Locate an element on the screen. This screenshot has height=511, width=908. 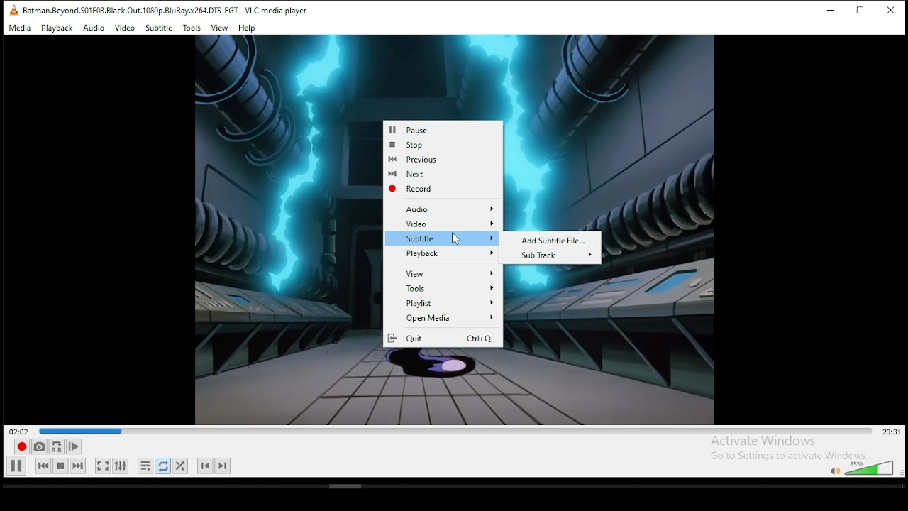
audio is located at coordinates (94, 28).